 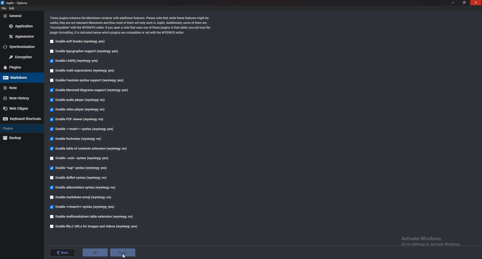 What do you see at coordinates (83, 71) in the screenshot?
I see `Enable math expressions` at bounding box center [83, 71].